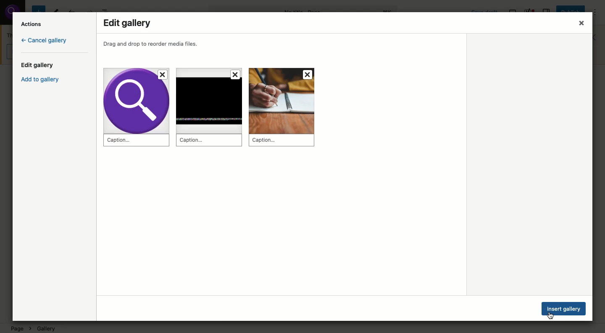 This screenshot has width=605, height=333. Describe the element at coordinates (155, 44) in the screenshot. I see `Drag and drop` at that location.